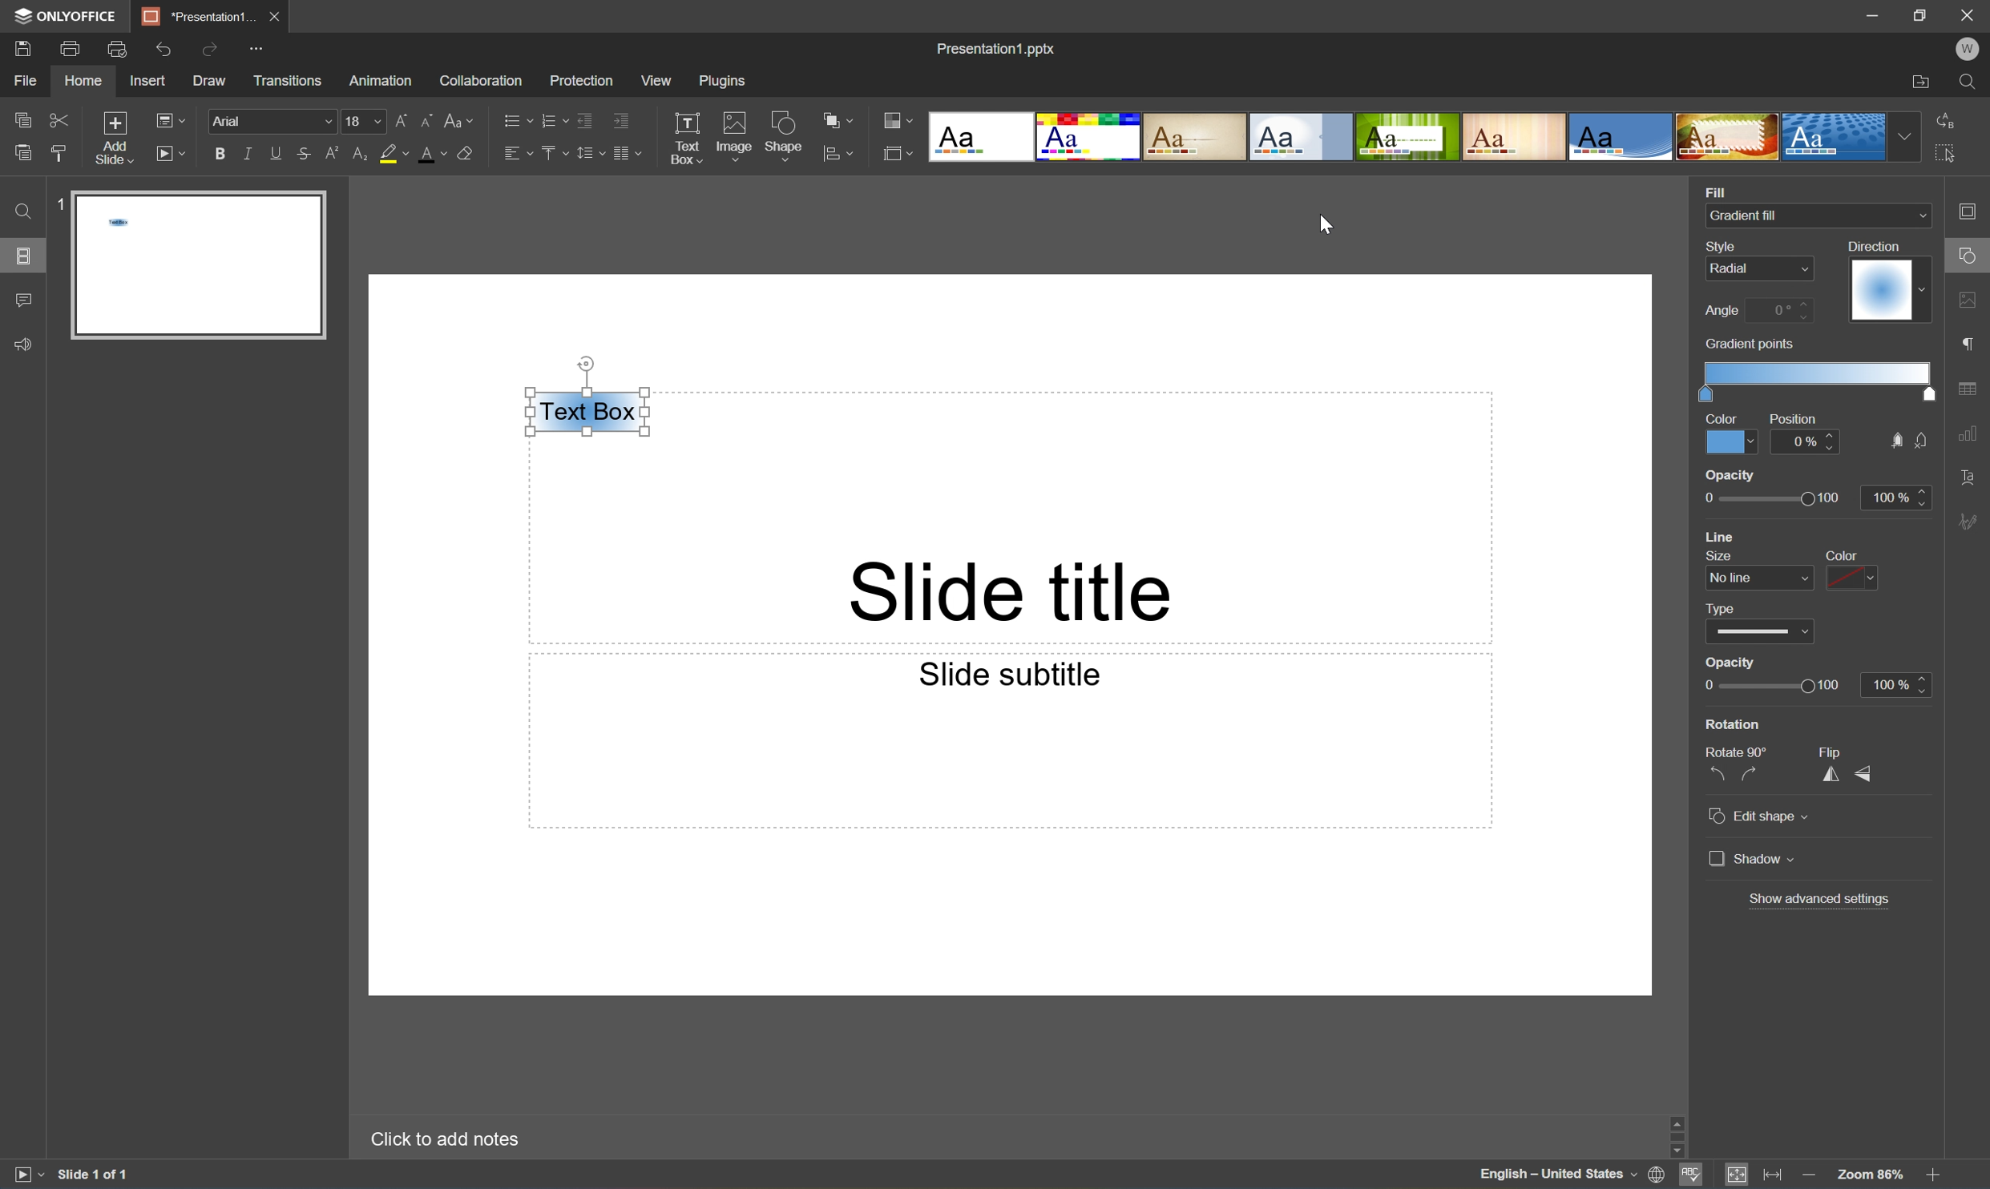 This screenshot has height=1189, width=1990. What do you see at coordinates (1940, 1119) in the screenshot?
I see `Scroll Up` at bounding box center [1940, 1119].